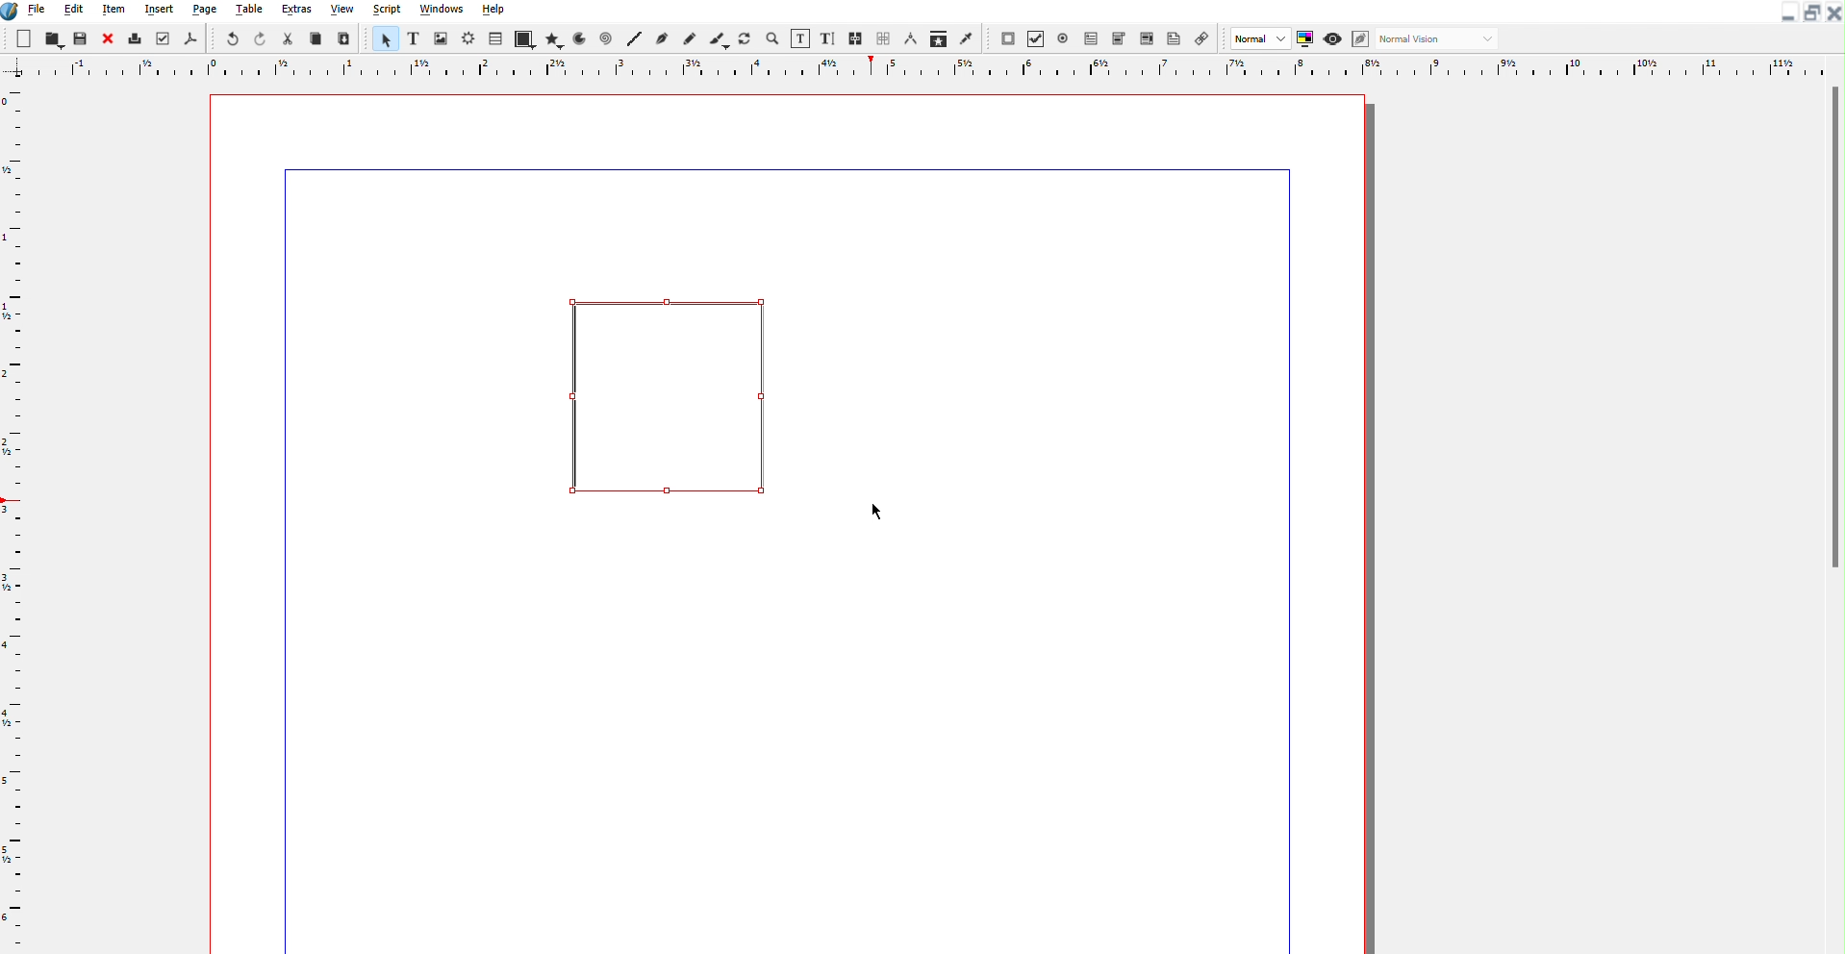  What do you see at coordinates (162, 38) in the screenshot?
I see `Check` at bounding box center [162, 38].